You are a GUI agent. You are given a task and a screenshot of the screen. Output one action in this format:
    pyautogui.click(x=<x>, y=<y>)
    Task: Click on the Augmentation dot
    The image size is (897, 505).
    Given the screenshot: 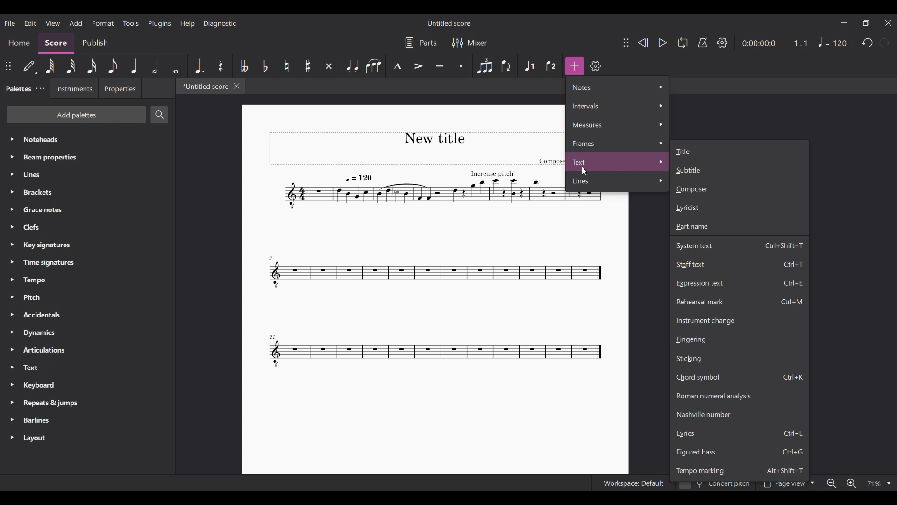 What is the action you would take?
    pyautogui.click(x=198, y=66)
    